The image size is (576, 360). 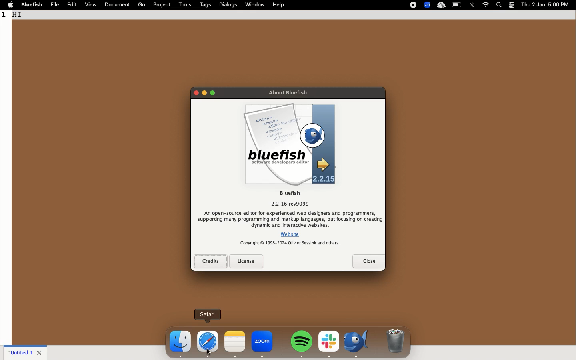 I want to click on notification, so click(x=512, y=5).